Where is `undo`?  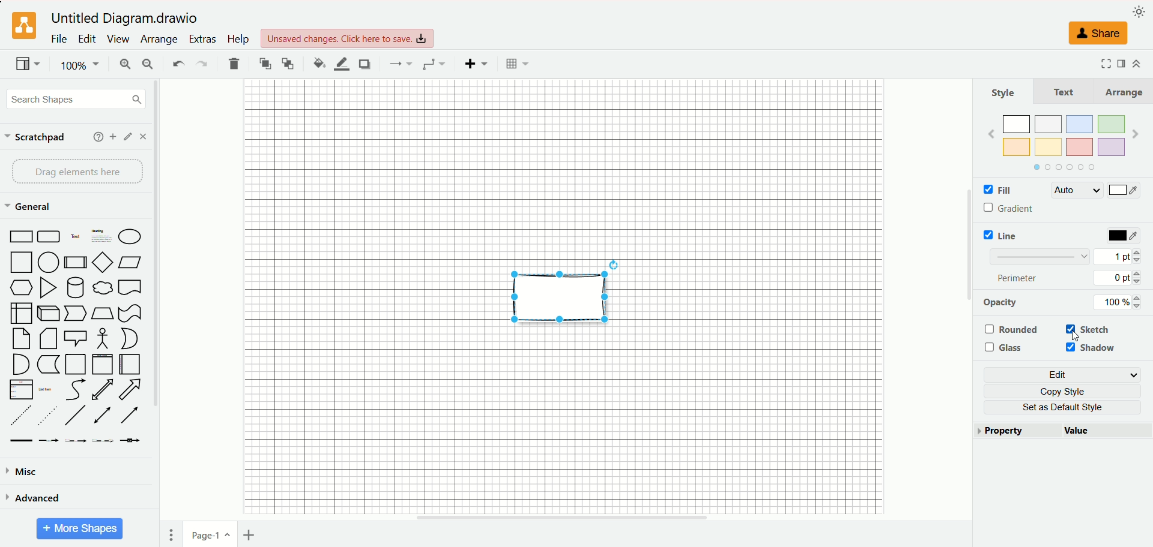
undo is located at coordinates (177, 62).